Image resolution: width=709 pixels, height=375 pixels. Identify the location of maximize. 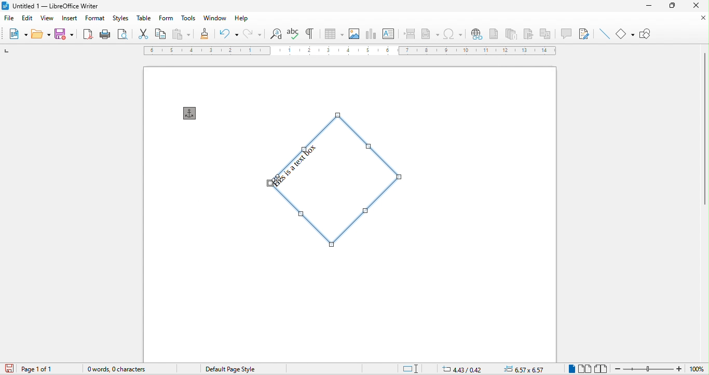
(672, 5).